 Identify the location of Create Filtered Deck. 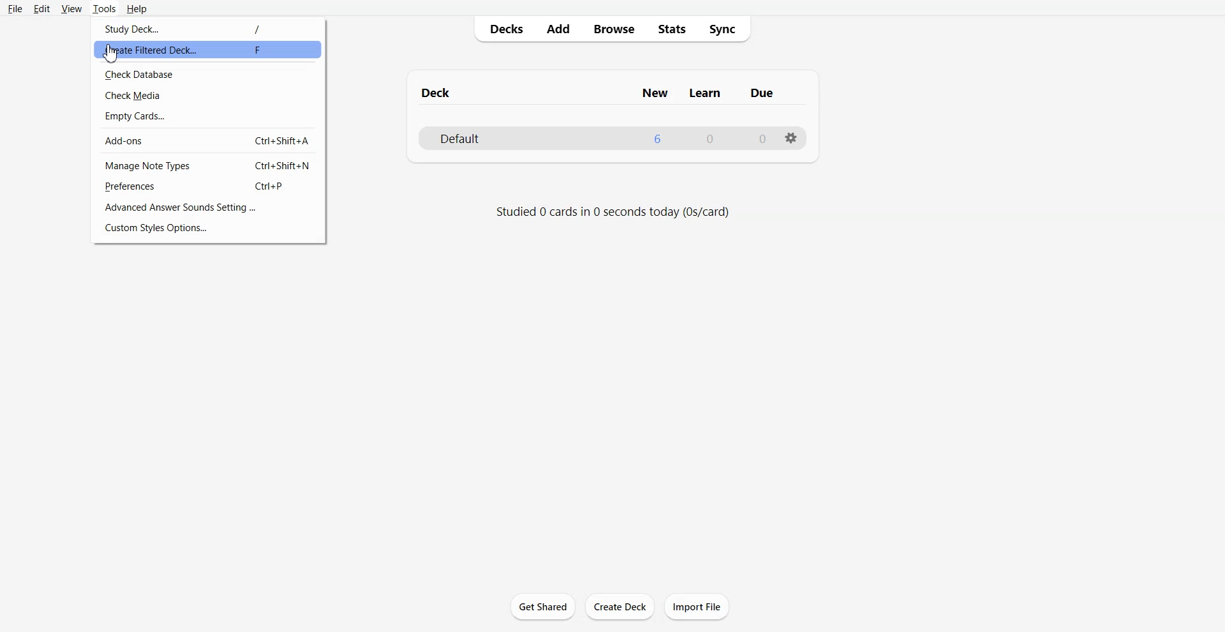
(208, 49).